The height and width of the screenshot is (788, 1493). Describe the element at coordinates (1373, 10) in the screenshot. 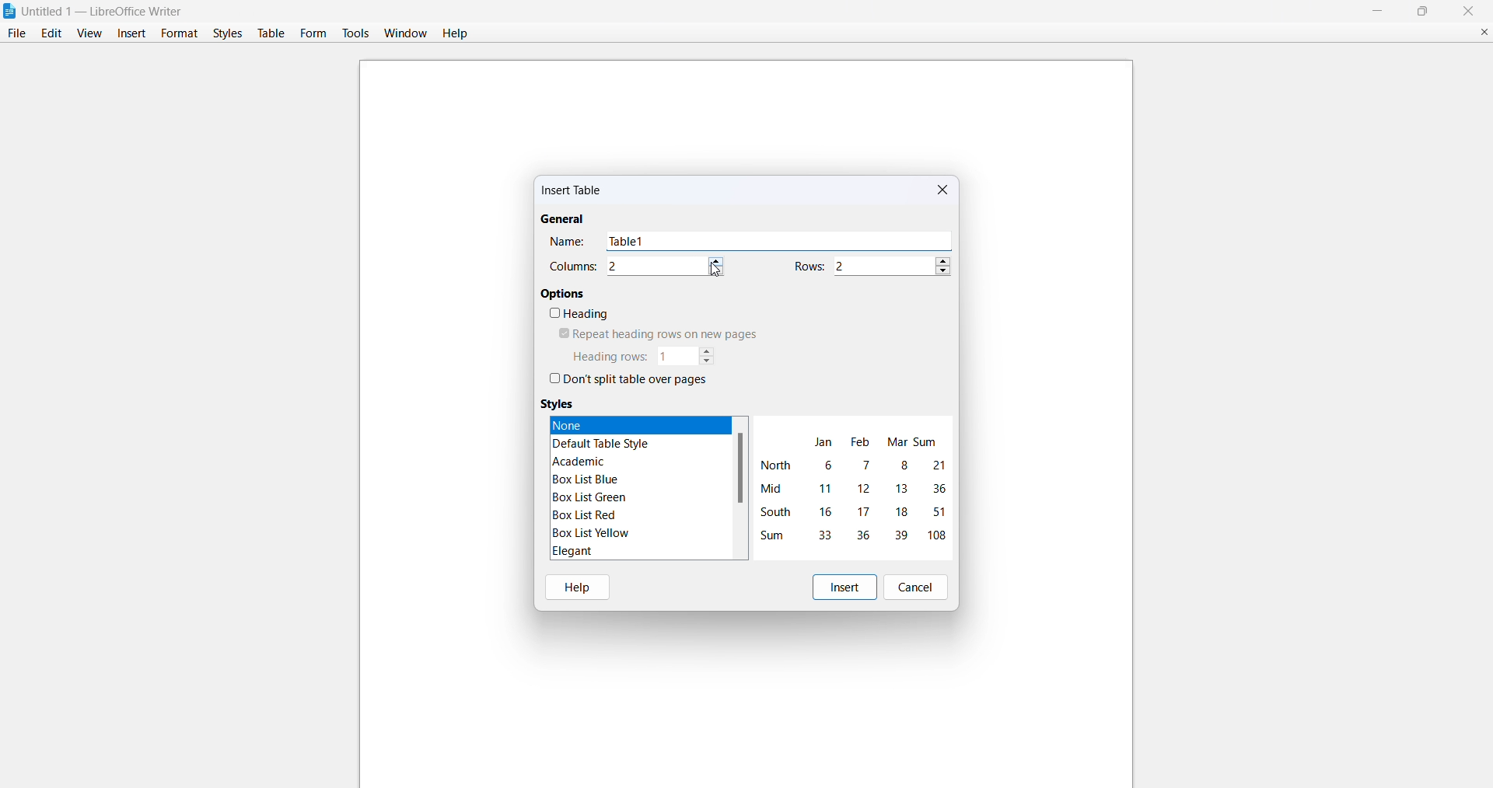

I see `minimize` at that location.